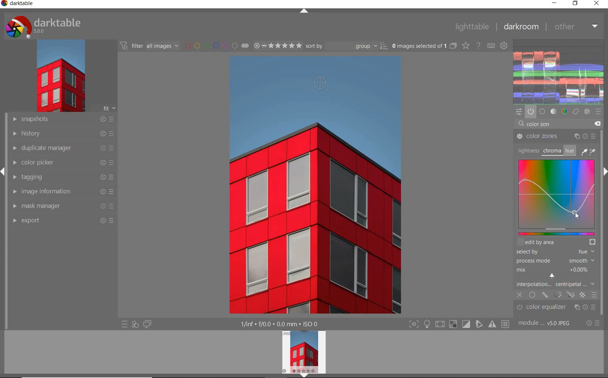 This screenshot has height=378, width=608. What do you see at coordinates (479, 324) in the screenshot?
I see `guides overlay` at bounding box center [479, 324].